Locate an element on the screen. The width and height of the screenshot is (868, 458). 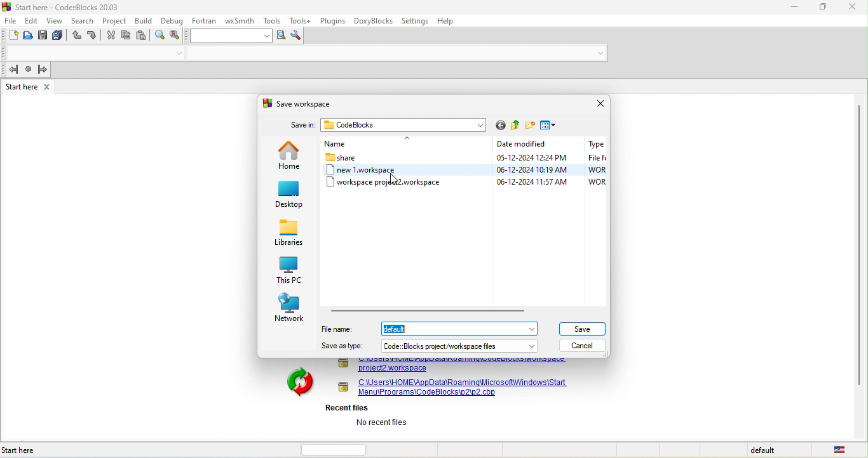
Type is located at coordinates (595, 144).